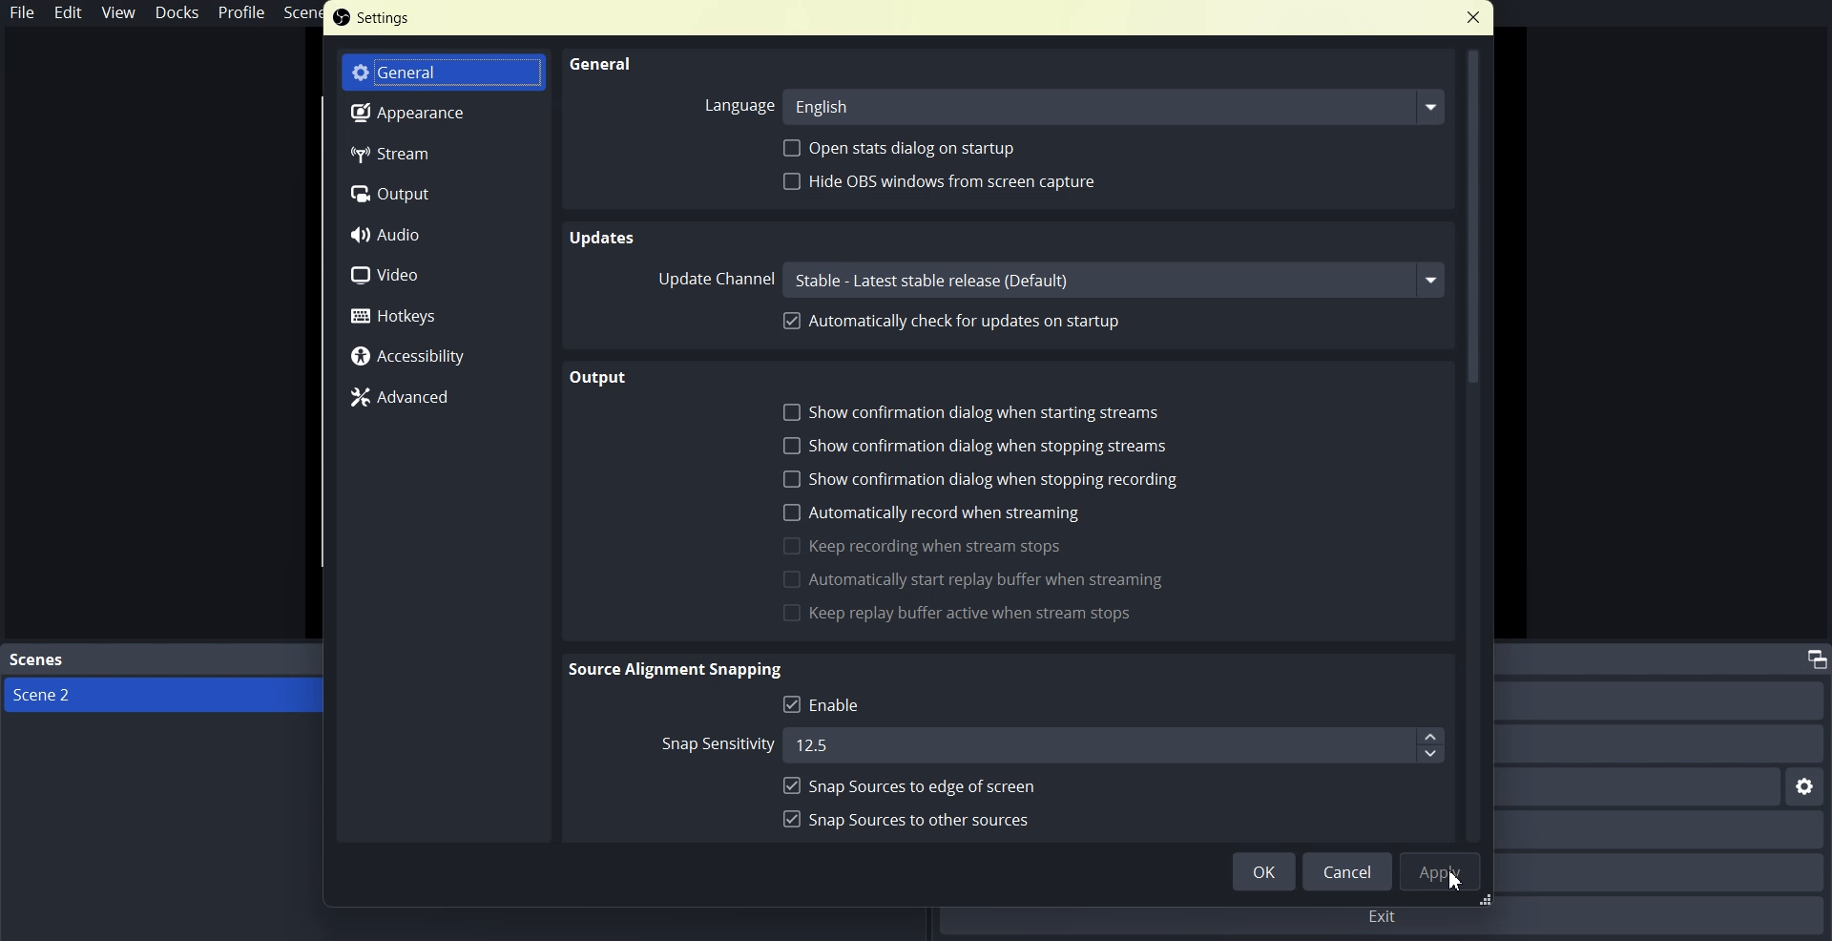  I want to click on Docks, so click(177, 12).